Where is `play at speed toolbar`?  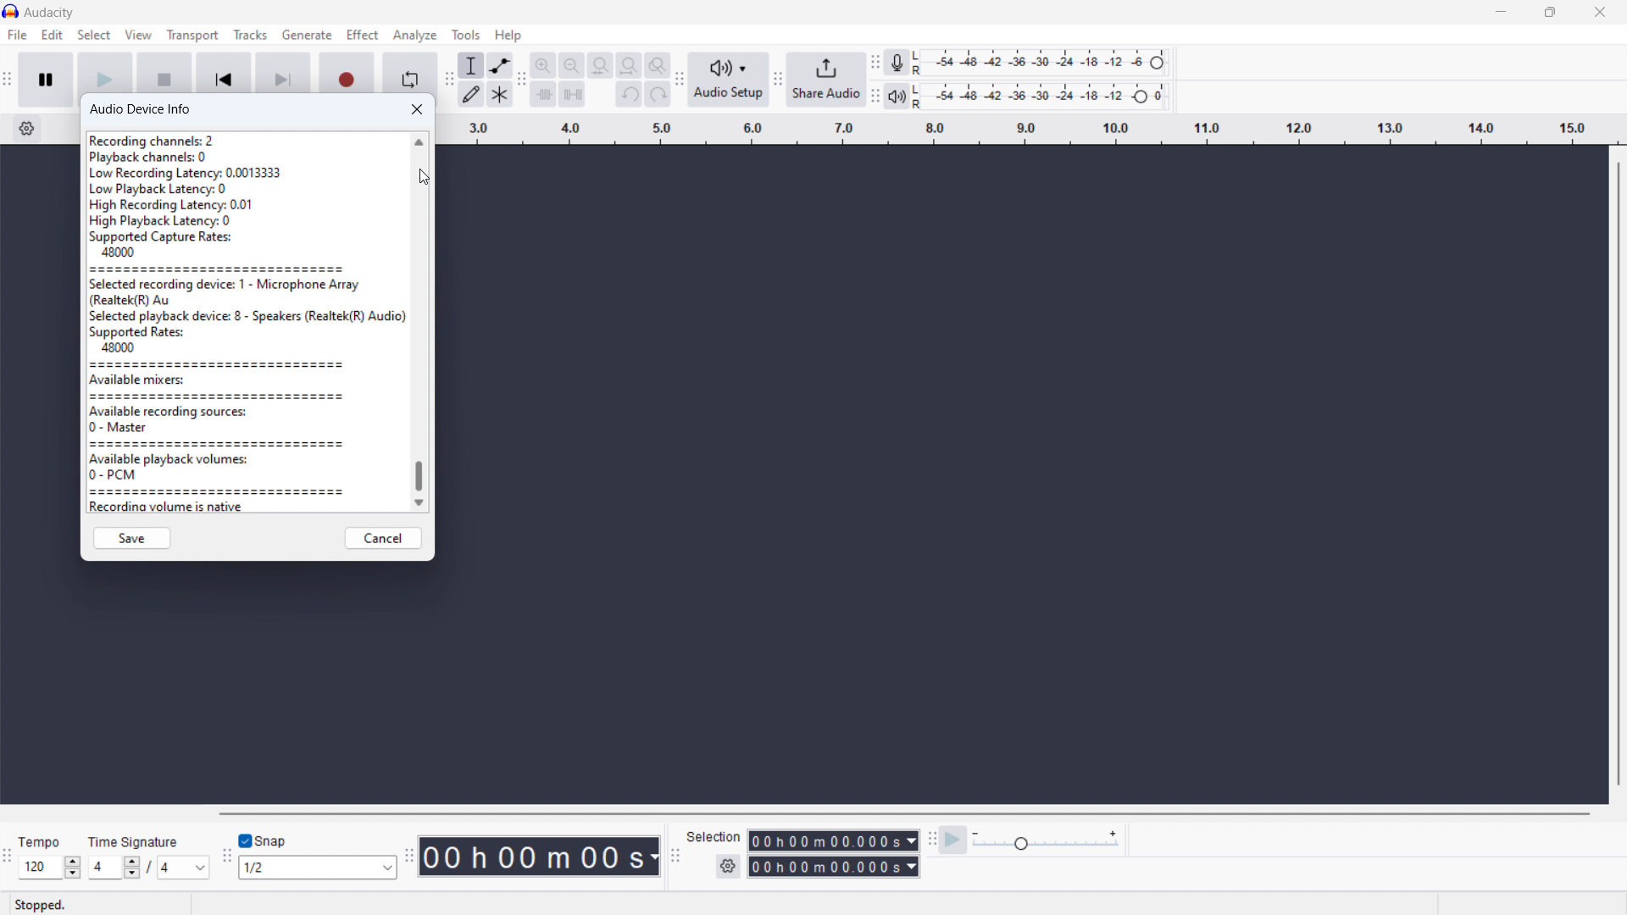
play at speed toolbar is located at coordinates (929, 839).